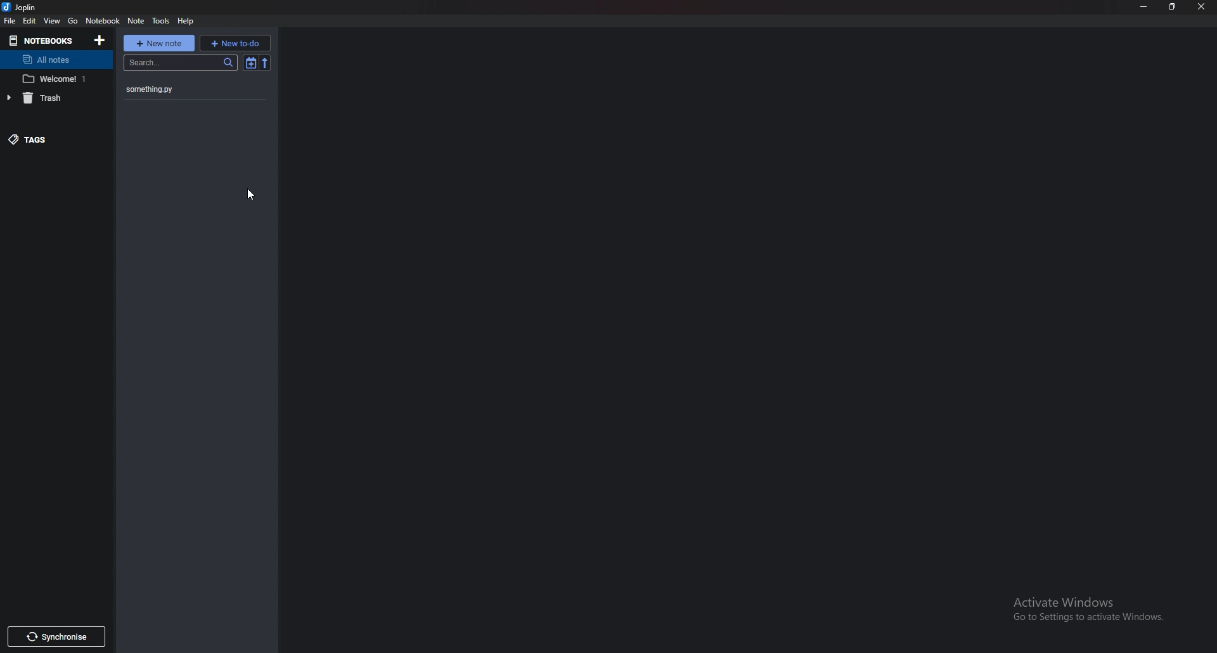 This screenshot has height=653, width=1217. Describe the element at coordinates (233, 44) in the screenshot. I see `new To do` at that location.